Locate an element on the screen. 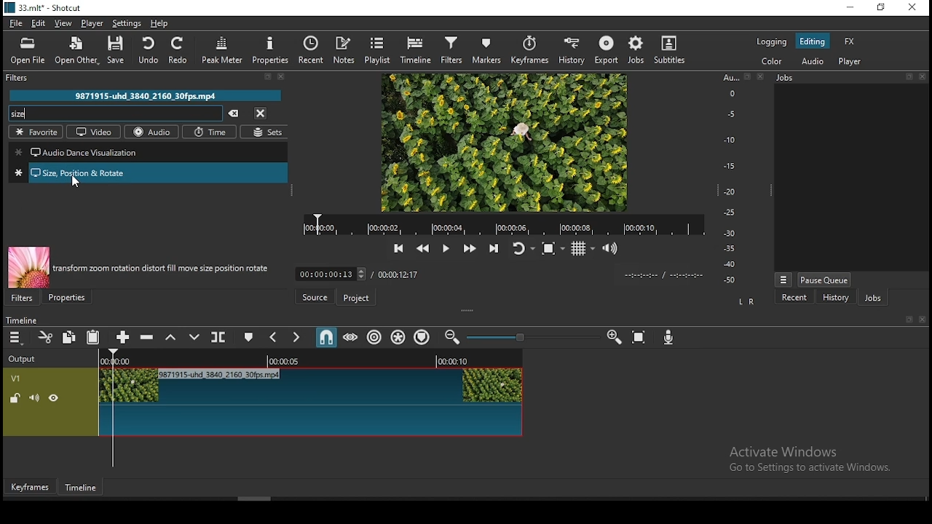 The width and height of the screenshot is (932, 524). fx is located at coordinates (849, 40).